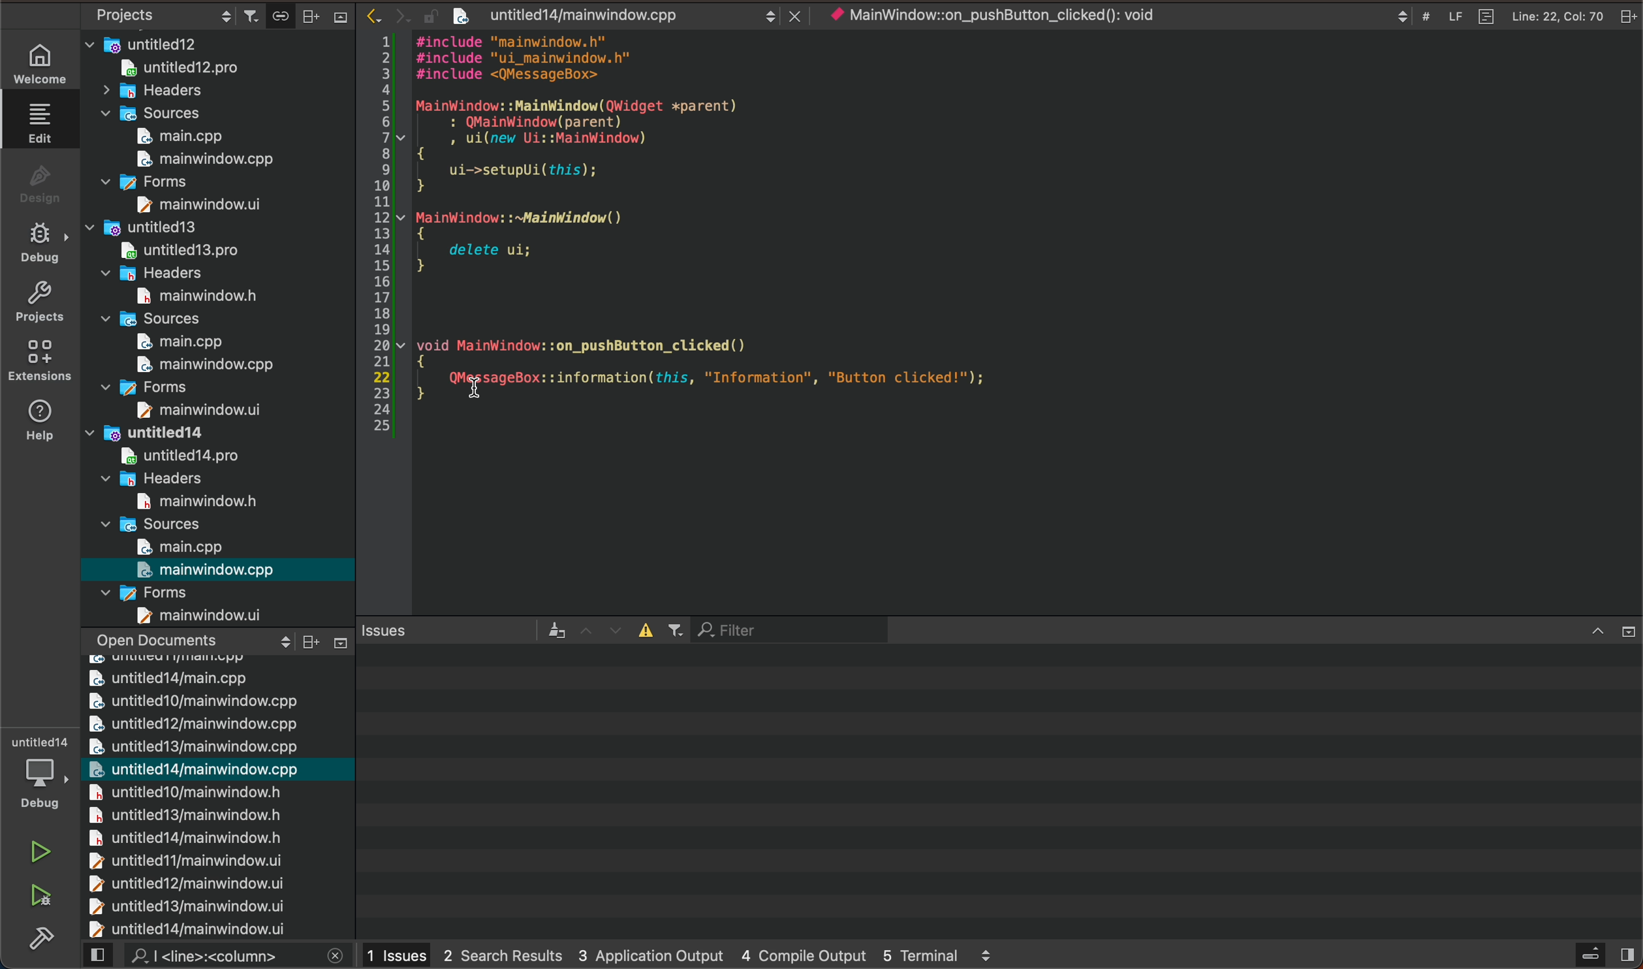 Image resolution: width=1643 pixels, height=969 pixels. What do you see at coordinates (191, 639) in the screenshot?
I see `open documents` at bounding box center [191, 639].